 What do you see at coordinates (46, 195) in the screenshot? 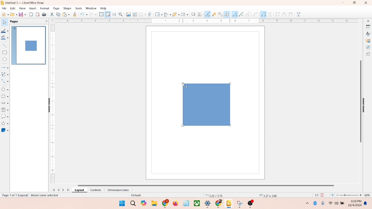
I see `selected` at bounding box center [46, 195].